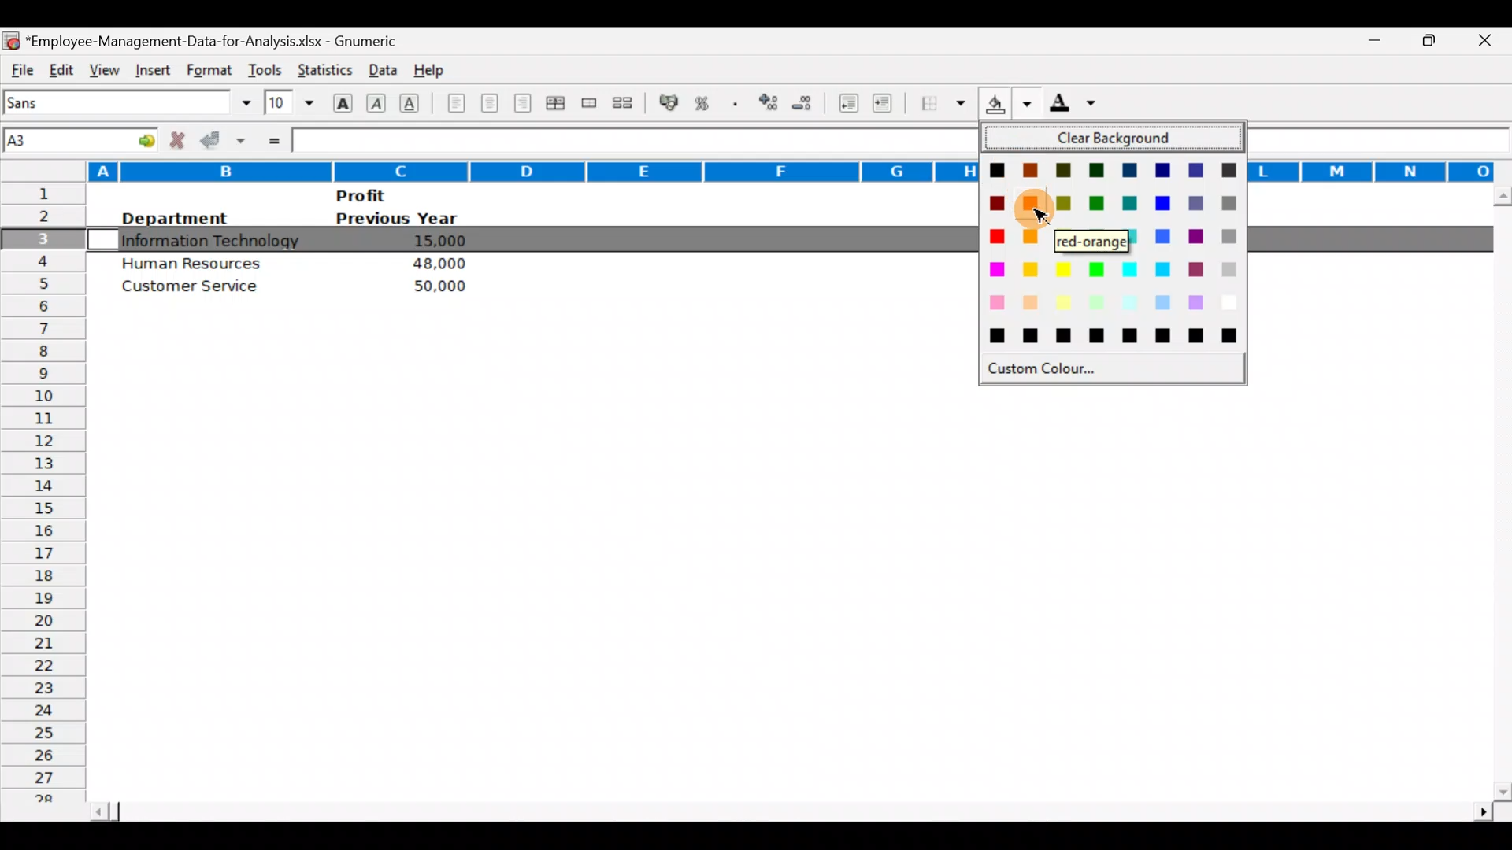 This screenshot has width=1512, height=850. I want to click on Format selection as accounting, so click(669, 101).